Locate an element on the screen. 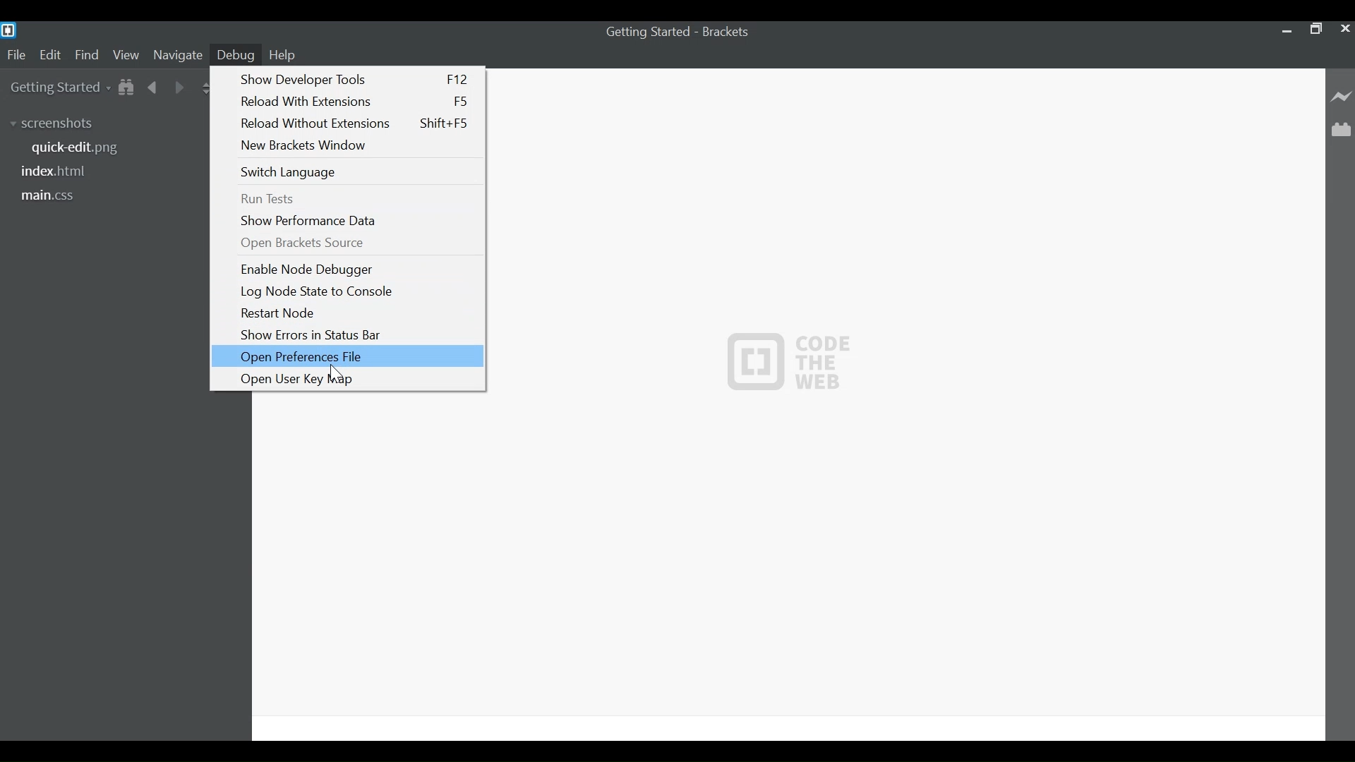  minimize is located at coordinates (1285, 28).